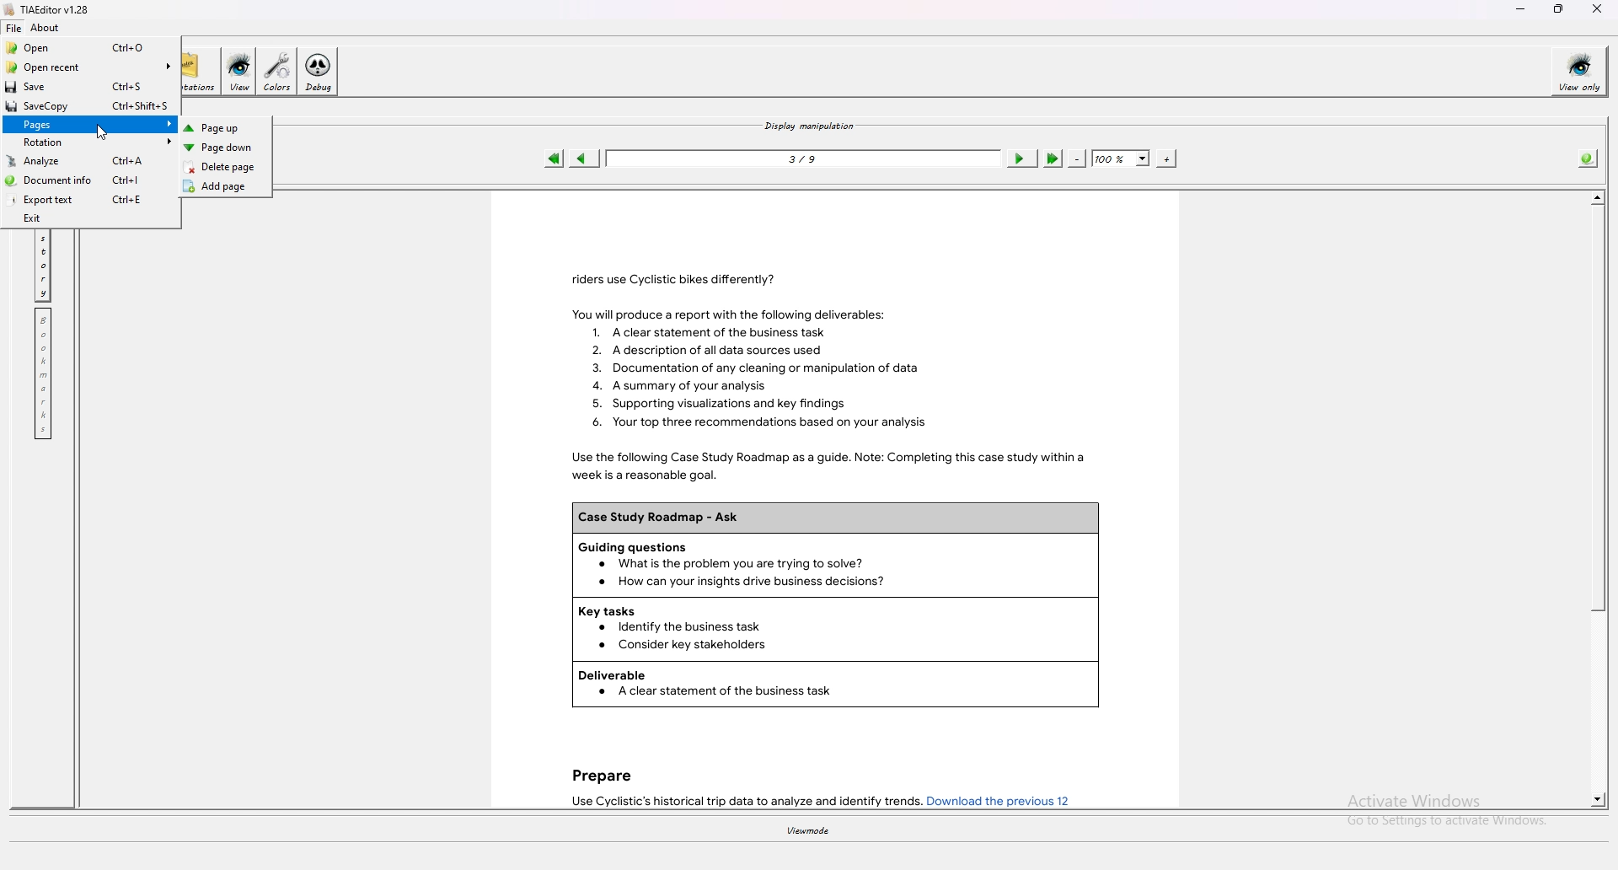  Describe the element at coordinates (1003, 800) in the screenshot. I see `Download the previous 12` at that location.